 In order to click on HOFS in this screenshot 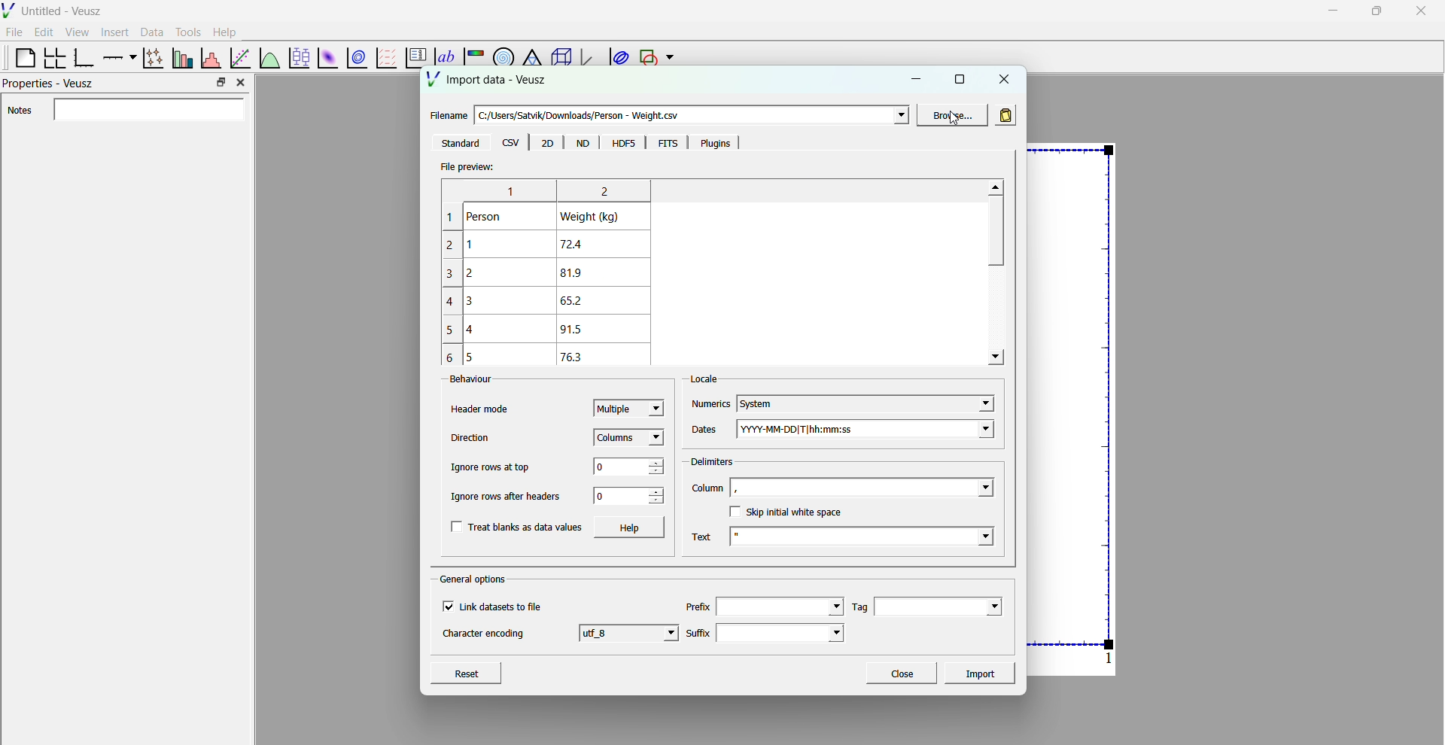, I will do `click(622, 143)`.